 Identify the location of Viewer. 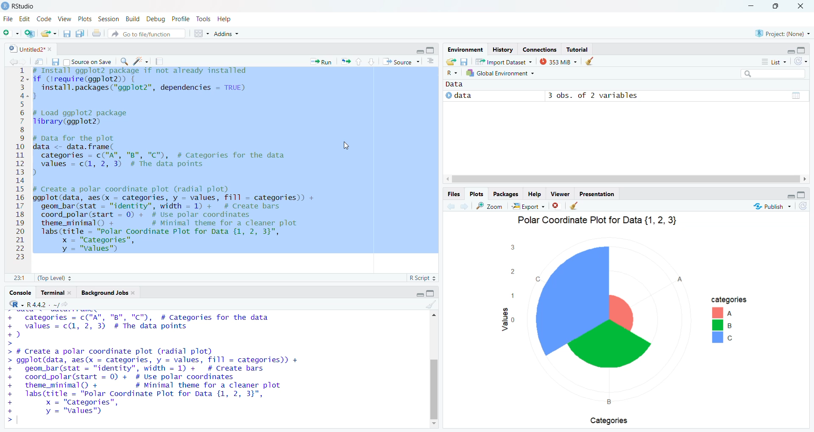
(560, 193).